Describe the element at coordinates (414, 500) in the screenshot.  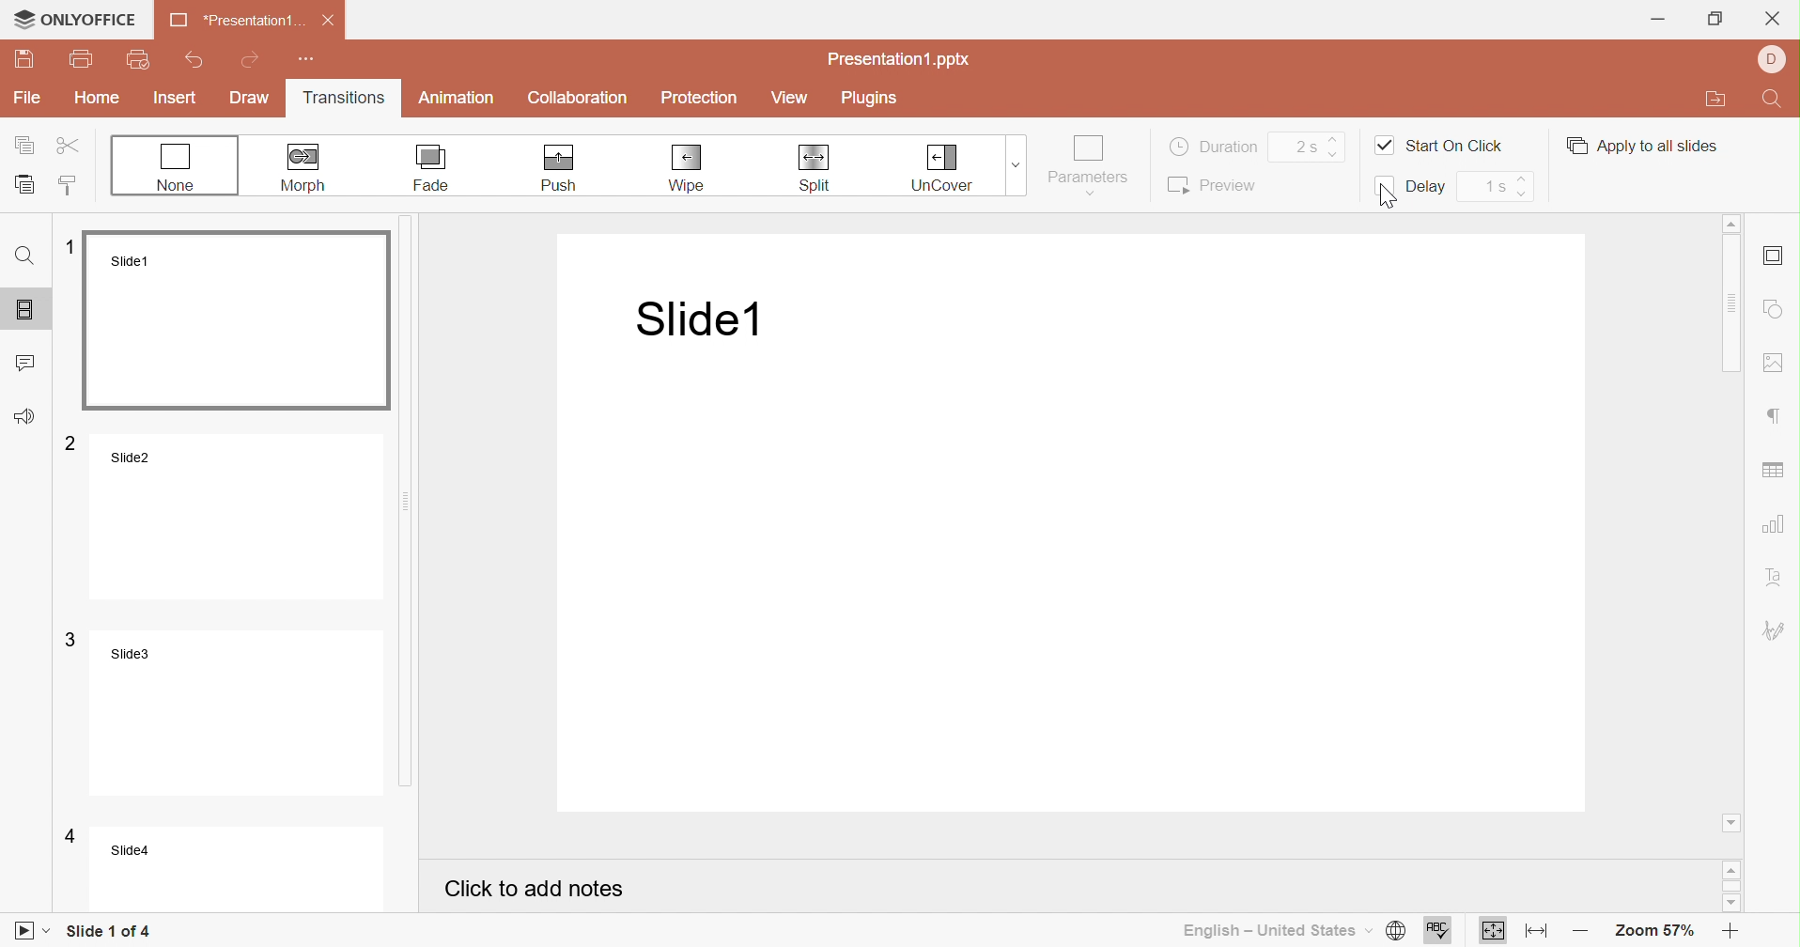
I see `Scroll bar` at that location.